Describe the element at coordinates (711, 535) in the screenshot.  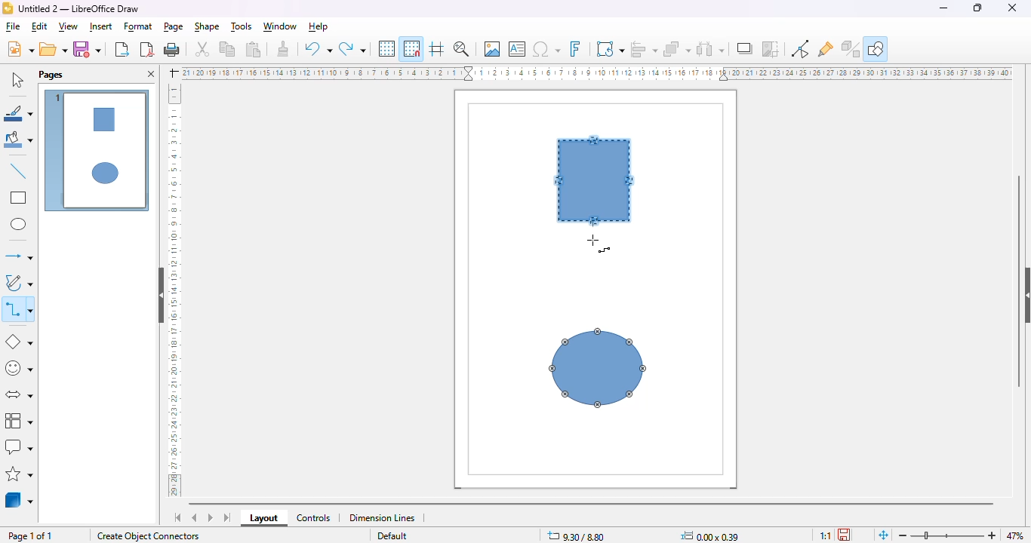
I see `0.00 x 0.39` at that location.